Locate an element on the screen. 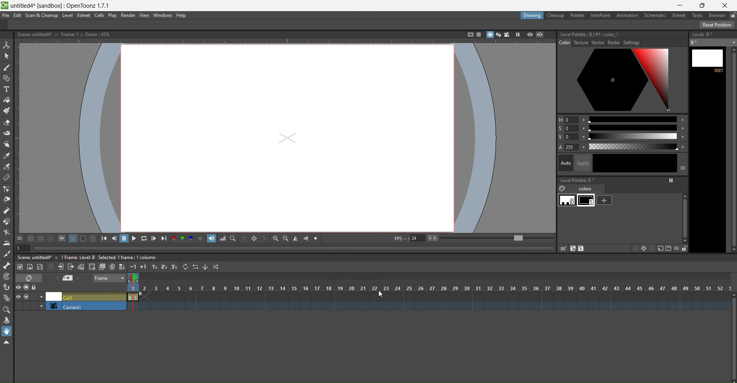  H is located at coordinates (560, 120).